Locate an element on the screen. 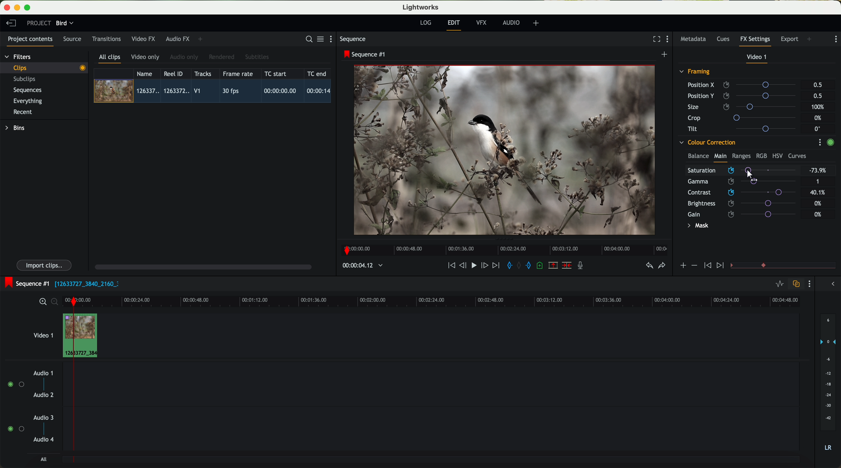  sequence #1 is located at coordinates (365, 54).